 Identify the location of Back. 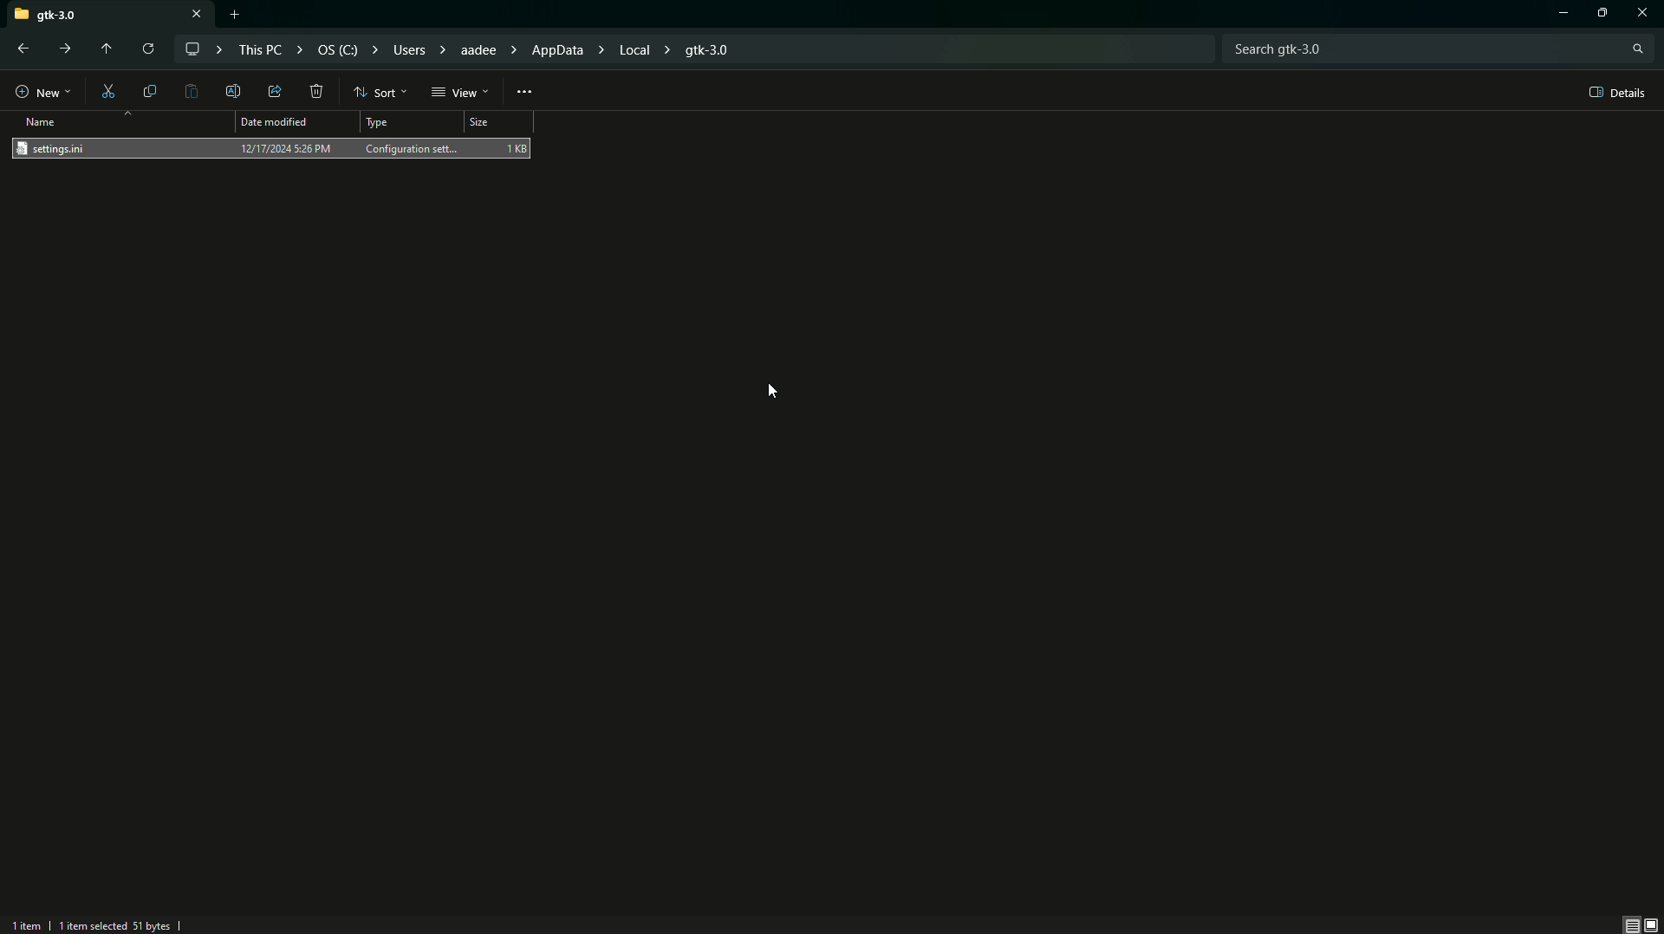
(20, 50).